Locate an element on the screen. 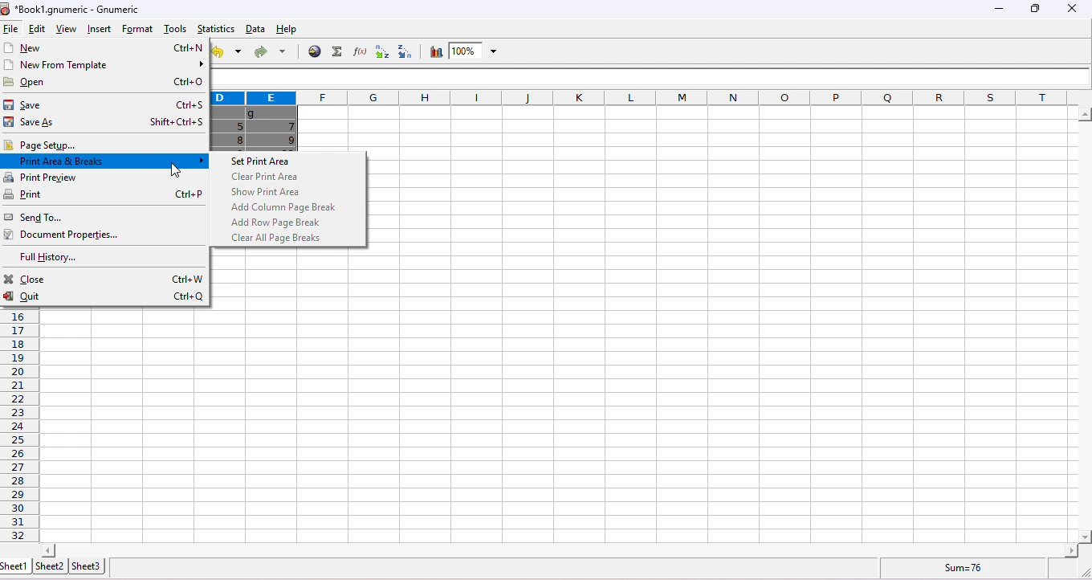  cursor movement is located at coordinates (175, 170).